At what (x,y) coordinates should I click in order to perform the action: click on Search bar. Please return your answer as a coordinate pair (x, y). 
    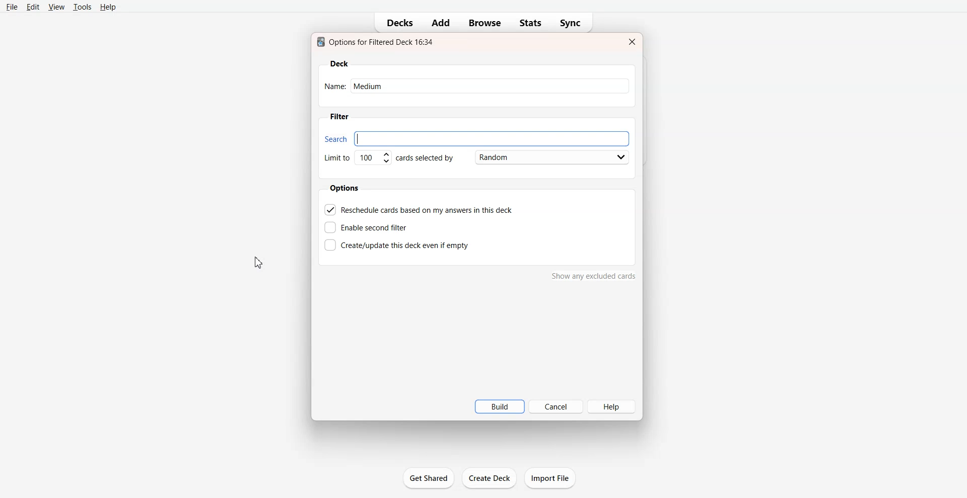
    Looking at the image, I should click on (474, 137).